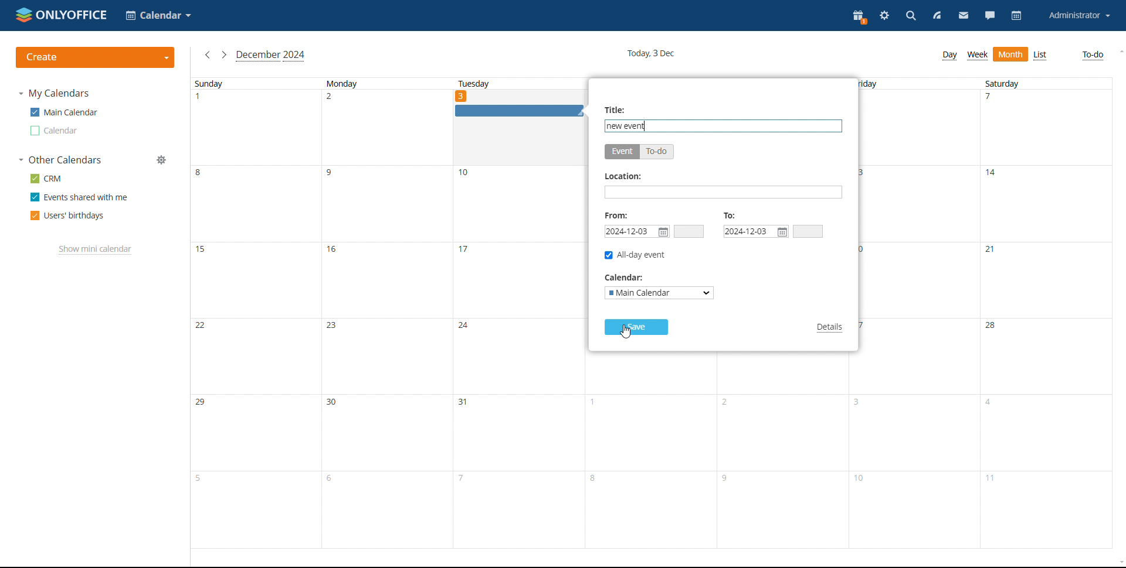 This screenshot has width=1126, height=568. I want to click on select calendar, so click(660, 293).